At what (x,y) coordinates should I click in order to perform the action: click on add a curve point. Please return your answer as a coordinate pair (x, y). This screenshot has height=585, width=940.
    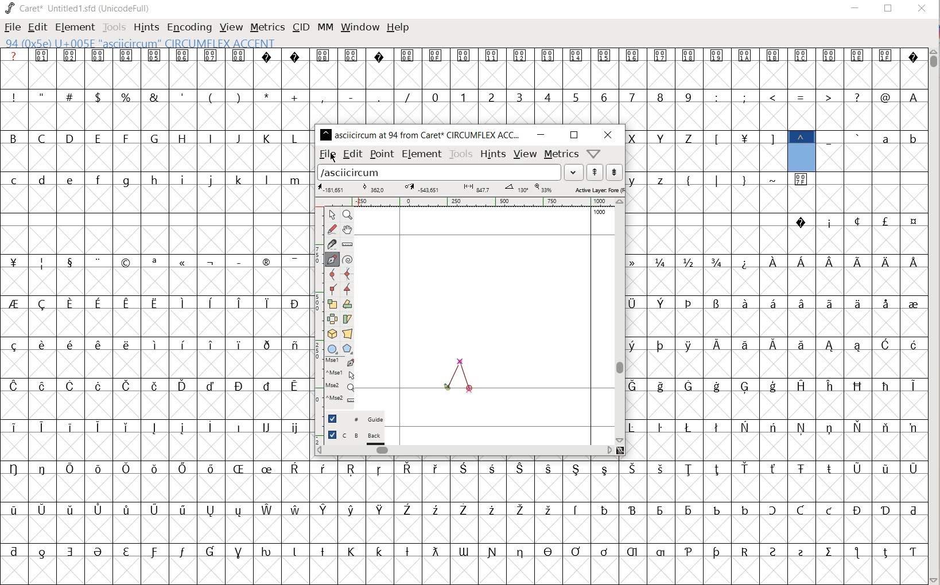
    Looking at the image, I should click on (333, 275).